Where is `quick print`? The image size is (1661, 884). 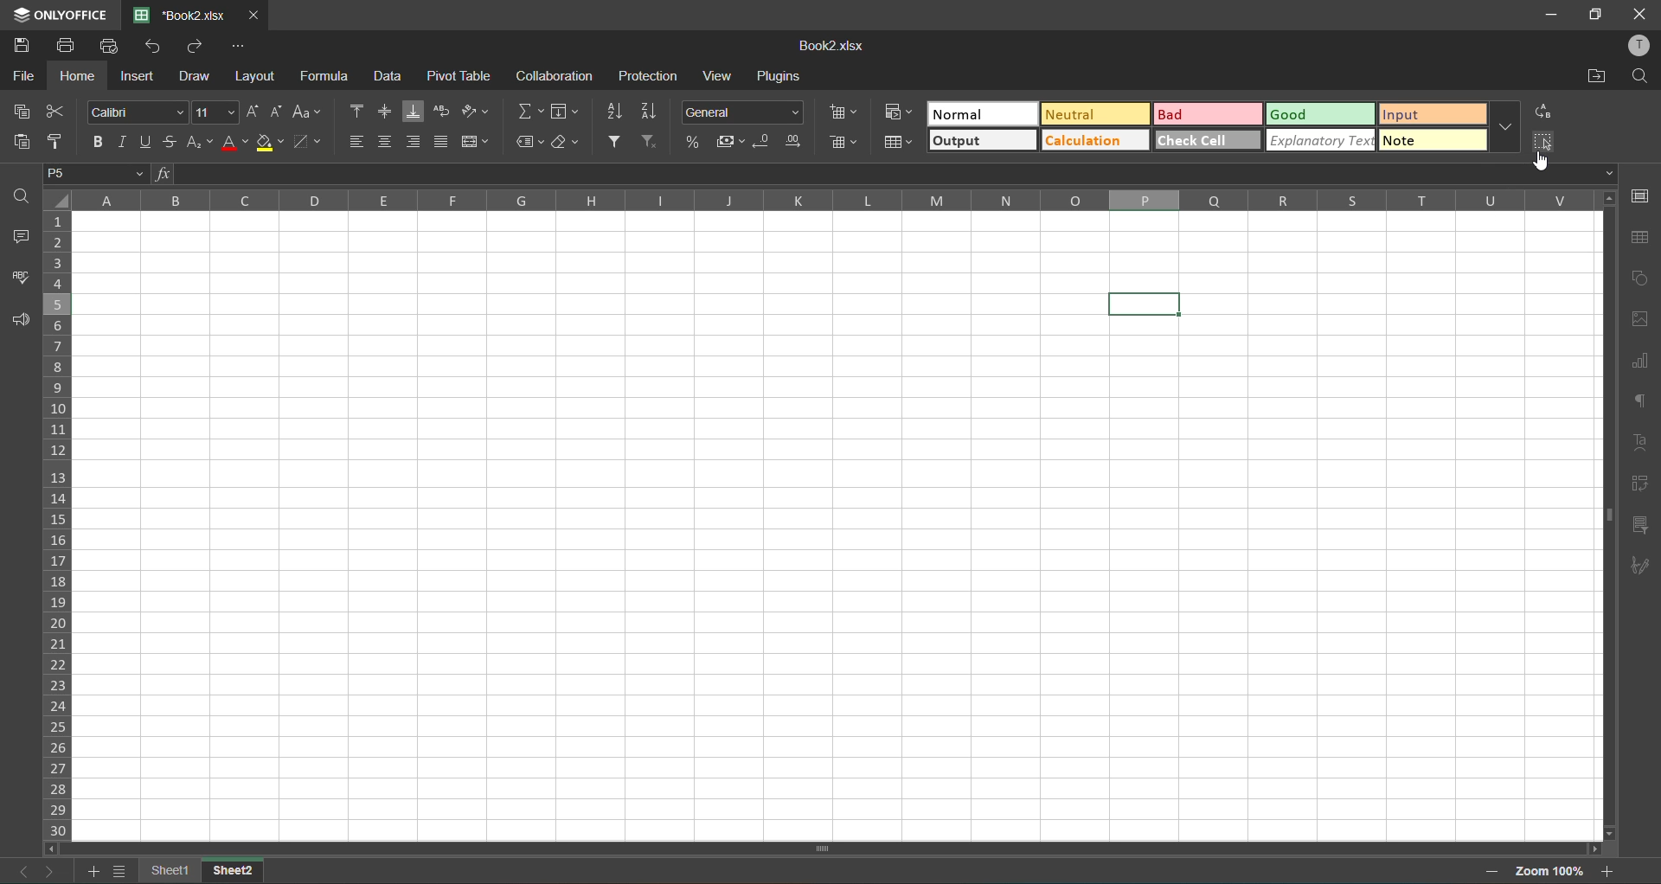
quick print is located at coordinates (108, 48).